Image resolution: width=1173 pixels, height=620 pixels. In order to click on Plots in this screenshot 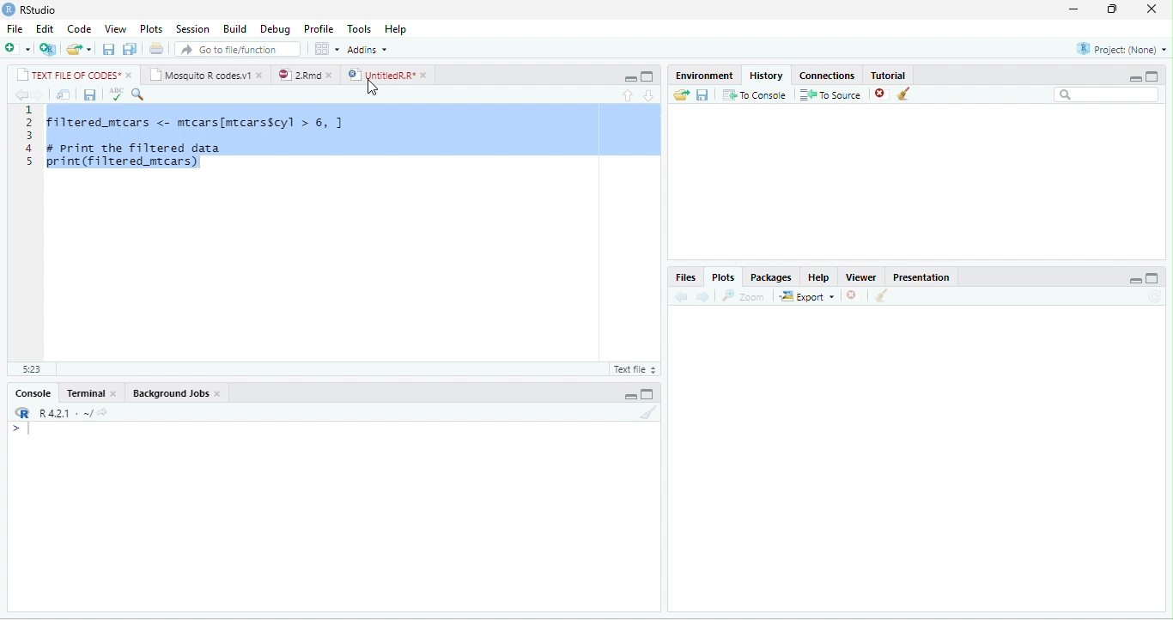, I will do `click(151, 29)`.